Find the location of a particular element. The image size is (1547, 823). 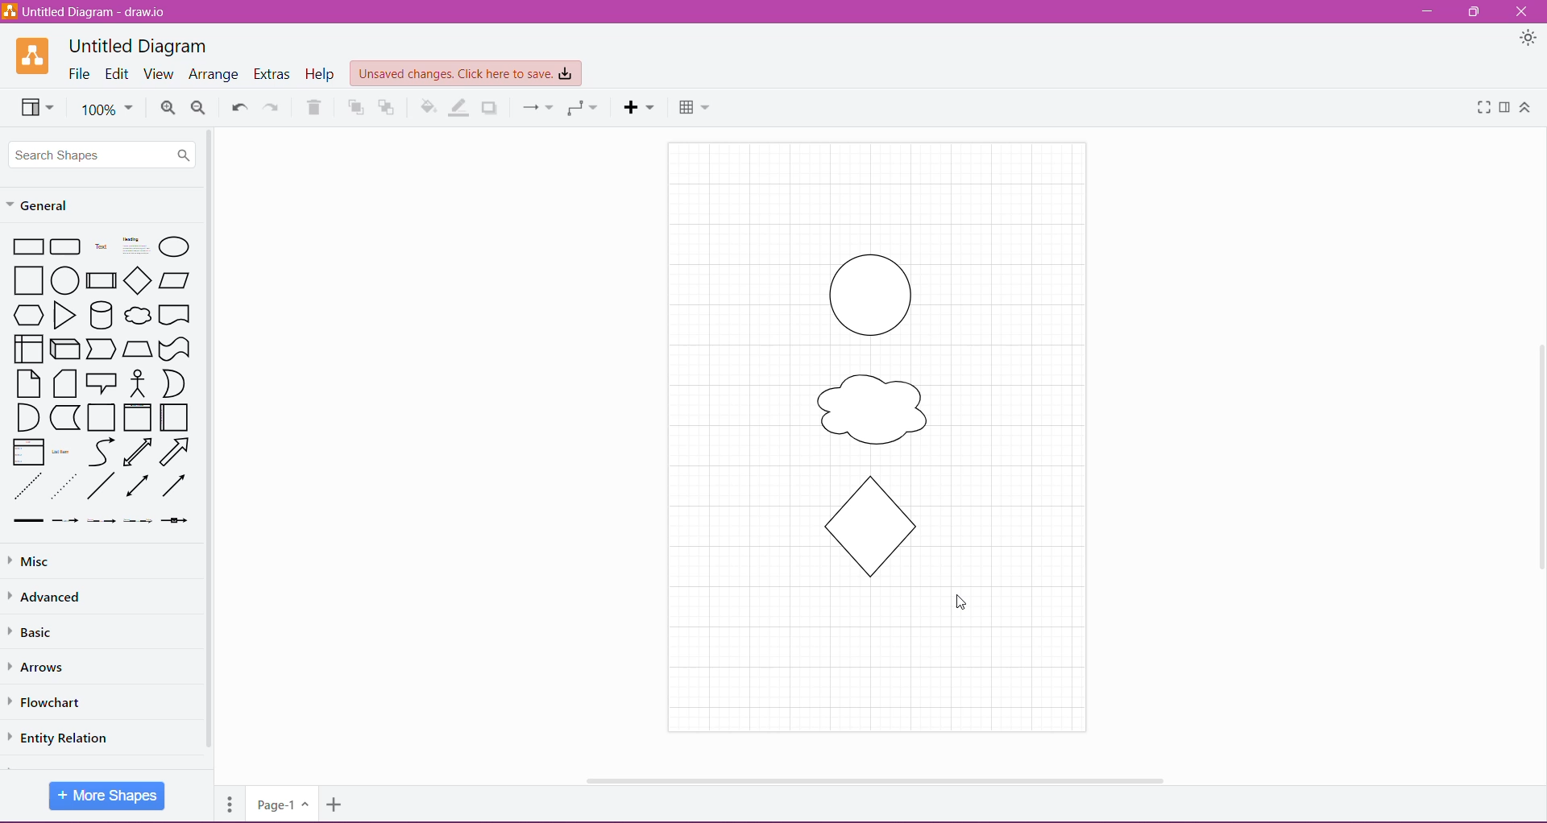

Available shapes in General is located at coordinates (102, 381).